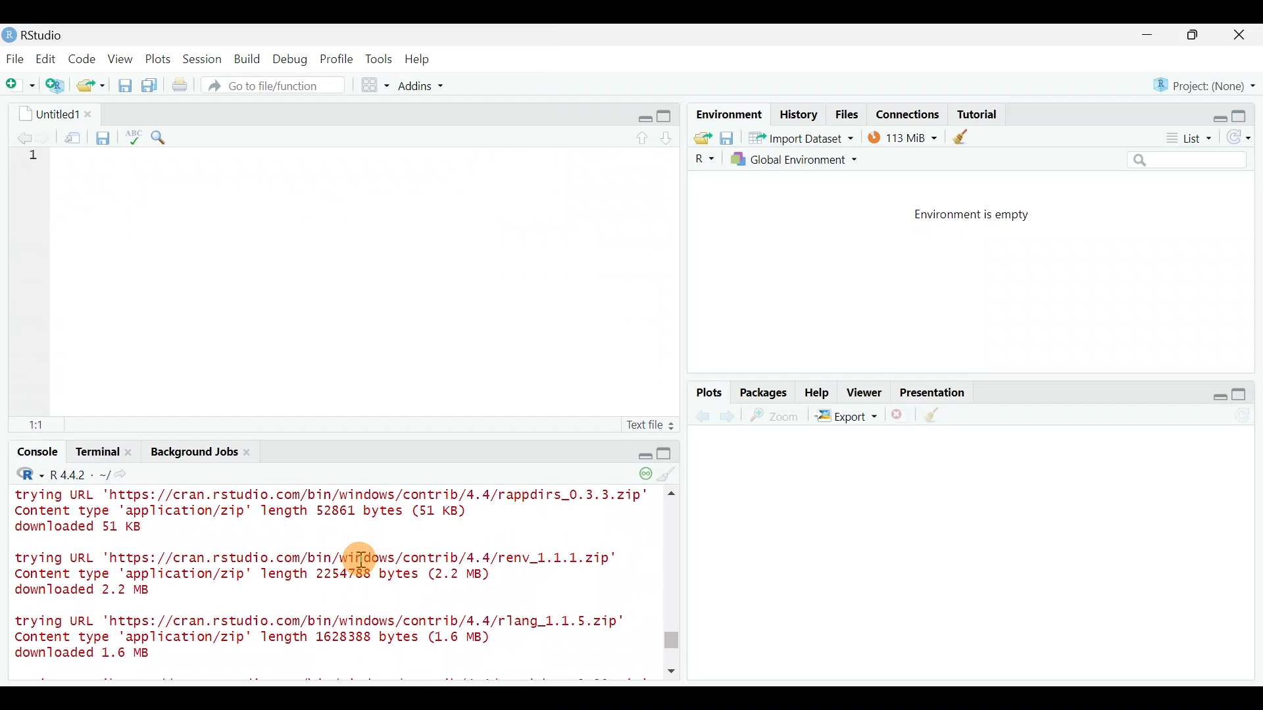  What do you see at coordinates (78, 474) in the screenshot?
I see `R 4.4.2` at bounding box center [78, 474].